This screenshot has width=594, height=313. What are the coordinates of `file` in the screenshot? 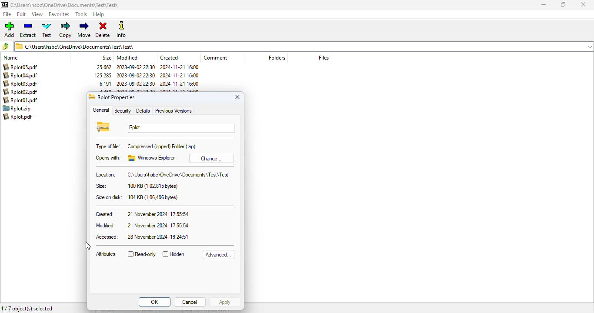 It's located at (7, 14).